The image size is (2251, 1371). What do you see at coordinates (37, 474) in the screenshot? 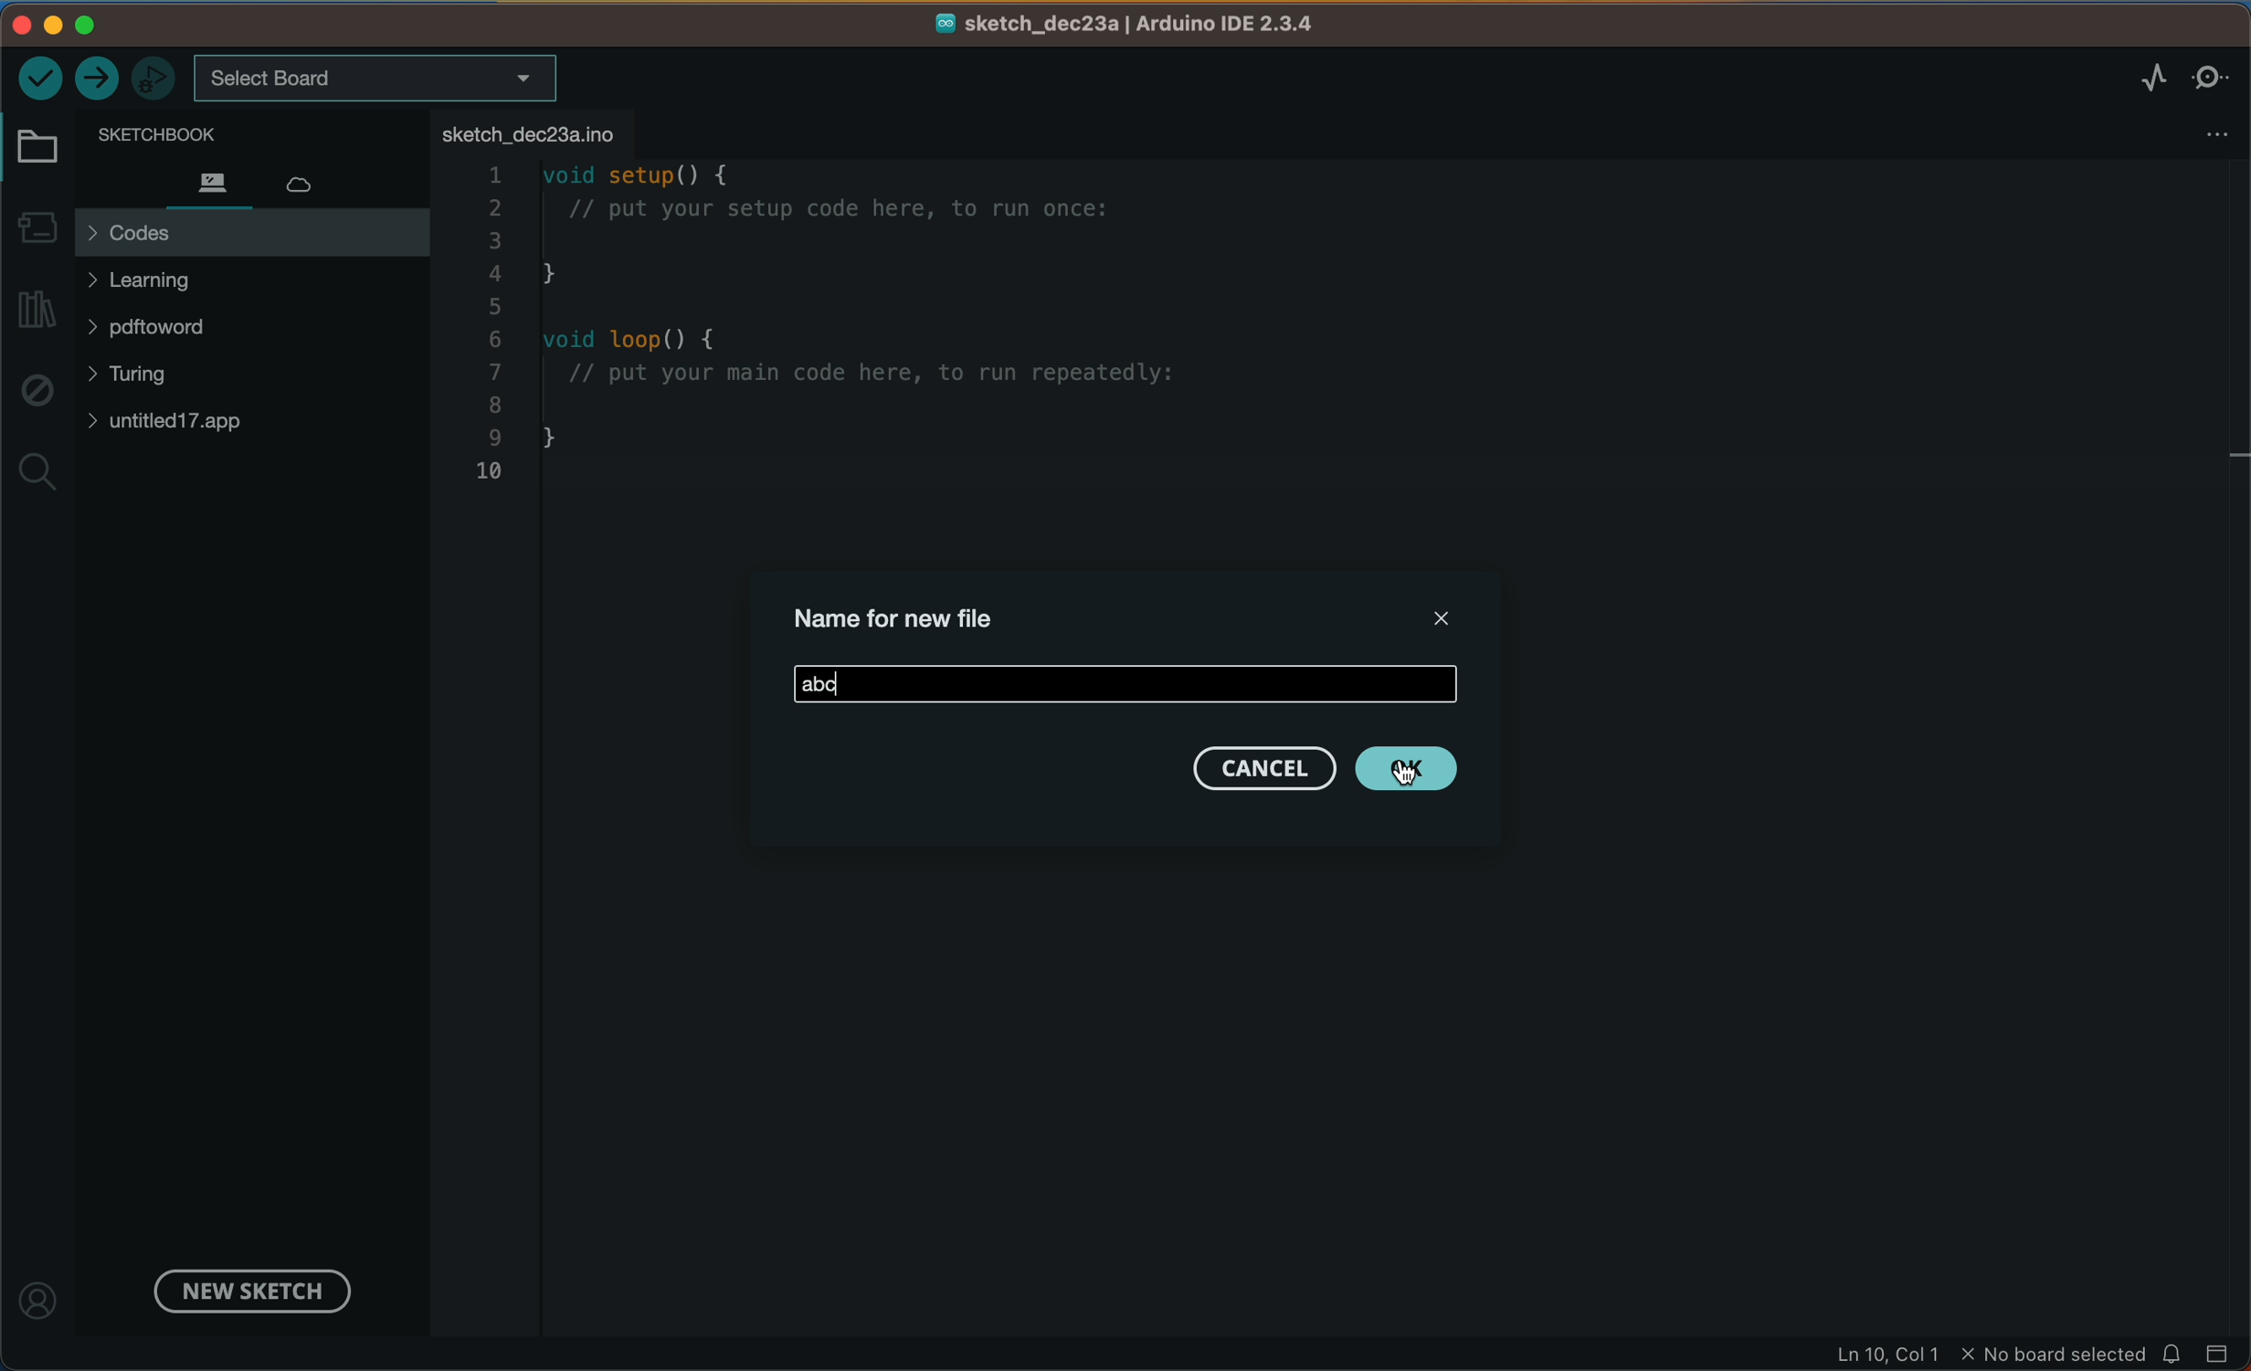
I see `search` at bounding box center [37, 474].